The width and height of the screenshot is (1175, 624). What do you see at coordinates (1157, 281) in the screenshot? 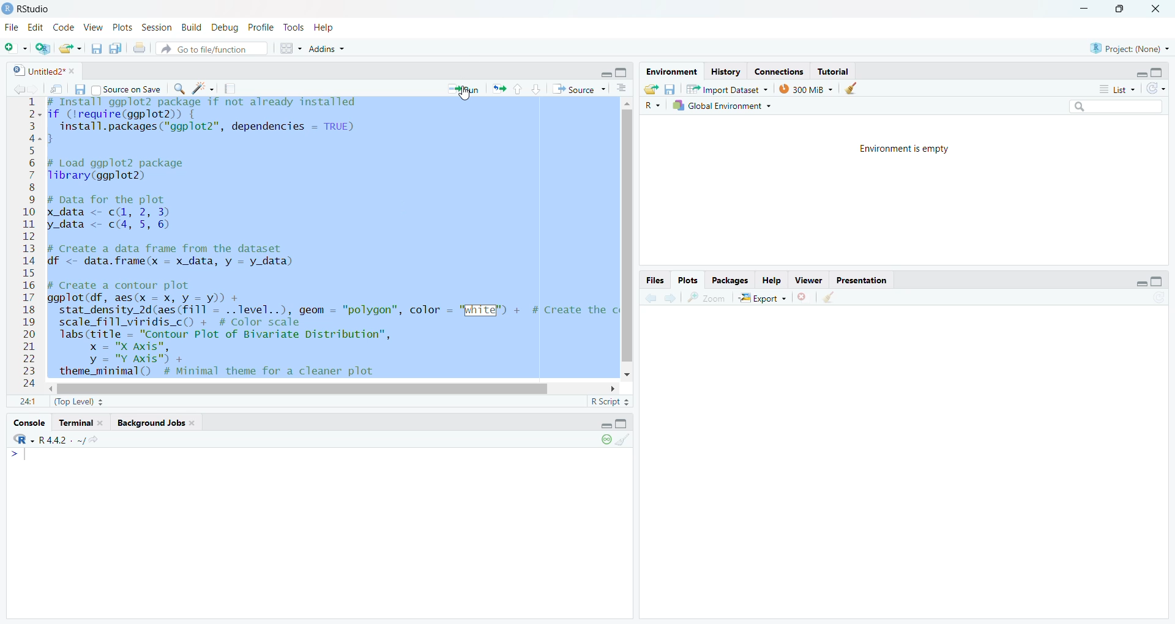
I see `hide console` at bounding box center [1157, 281].